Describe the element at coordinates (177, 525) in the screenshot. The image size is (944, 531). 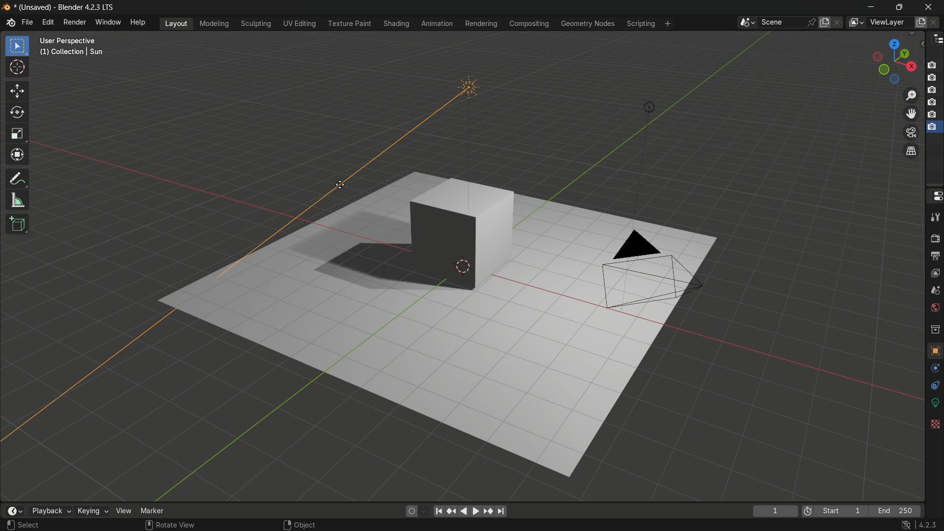
I see `rotate view` at that location.